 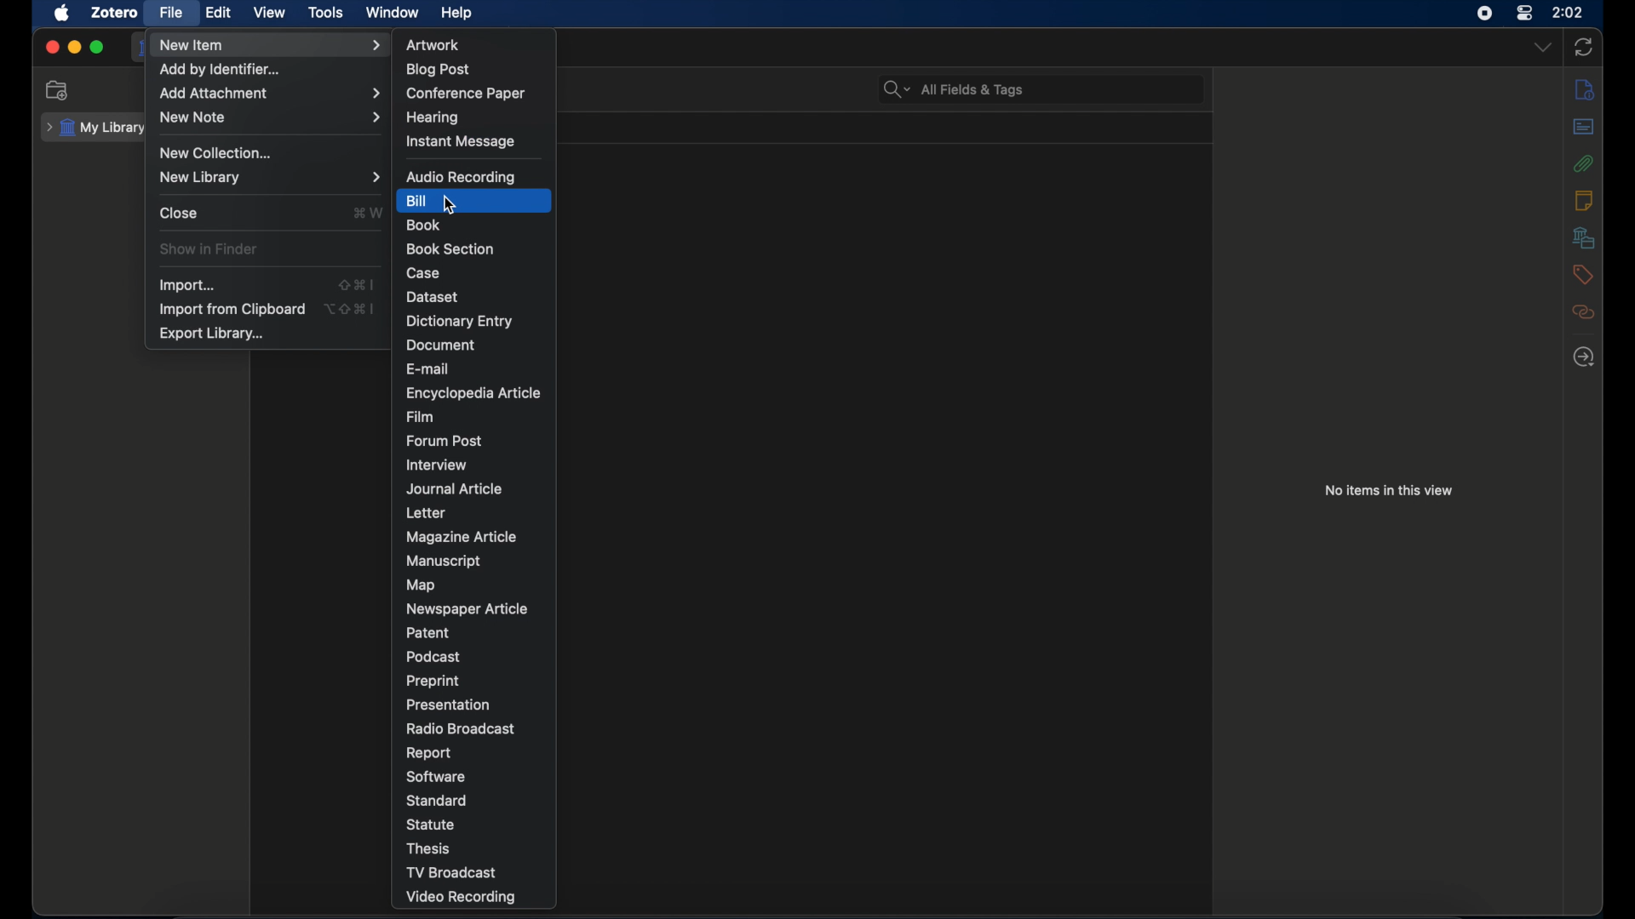 I want to click on import, so click(x=188, y=284).